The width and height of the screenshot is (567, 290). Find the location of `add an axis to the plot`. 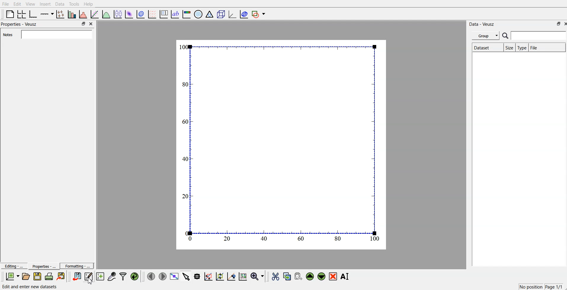

add an axis to the plot is located at coordinates (47, 14).